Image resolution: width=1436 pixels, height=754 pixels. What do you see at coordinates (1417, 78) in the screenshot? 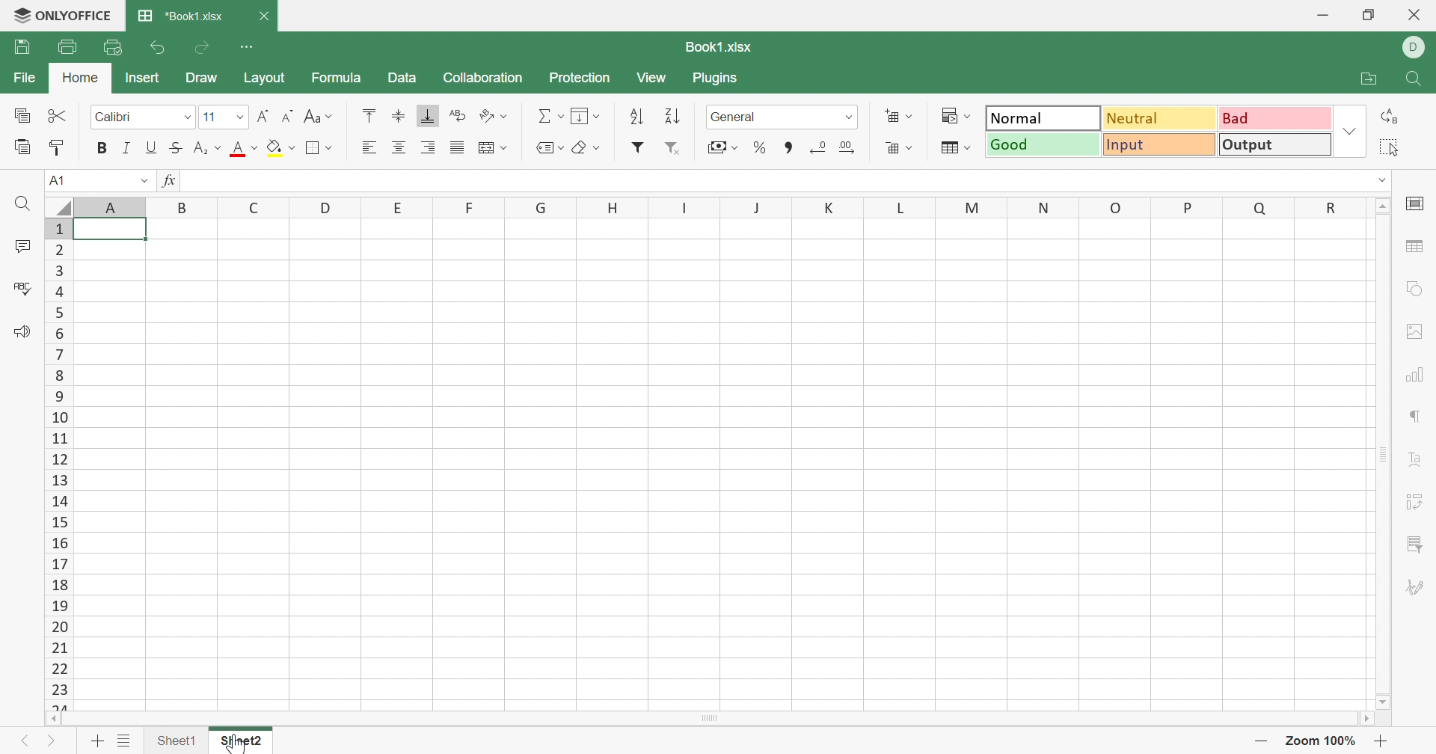
I see `Find` at bounding box center [1417, 78].